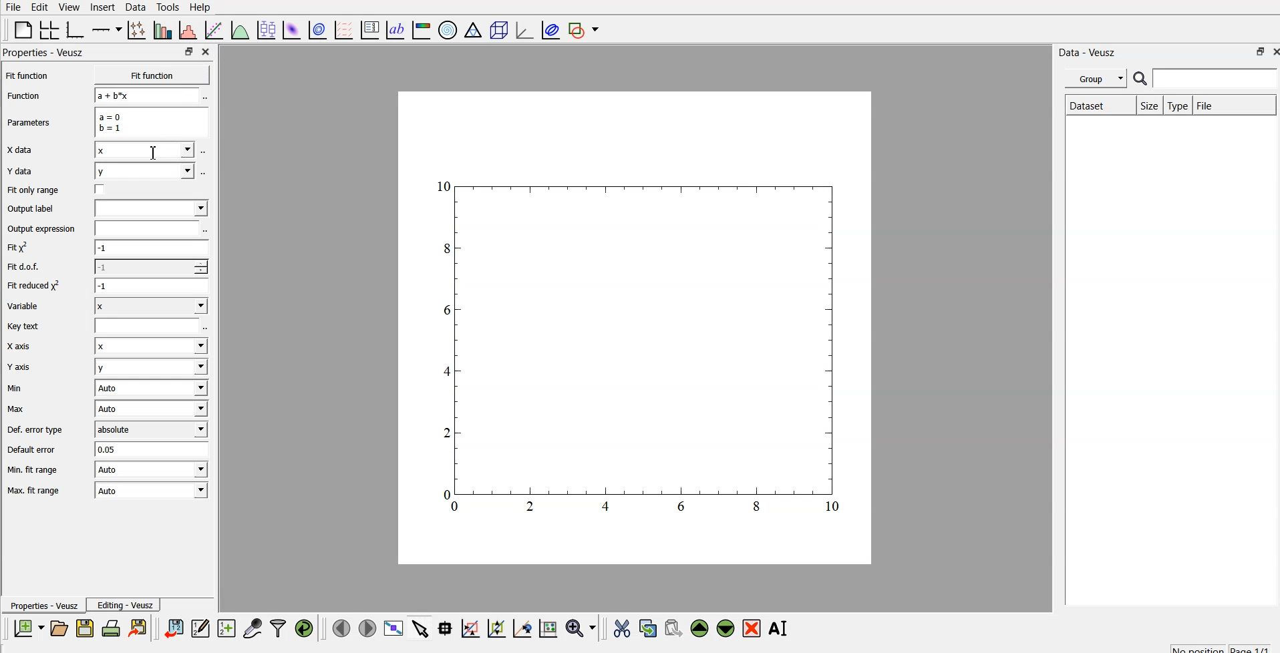  I want to click on | Auto, so click(151, 469).